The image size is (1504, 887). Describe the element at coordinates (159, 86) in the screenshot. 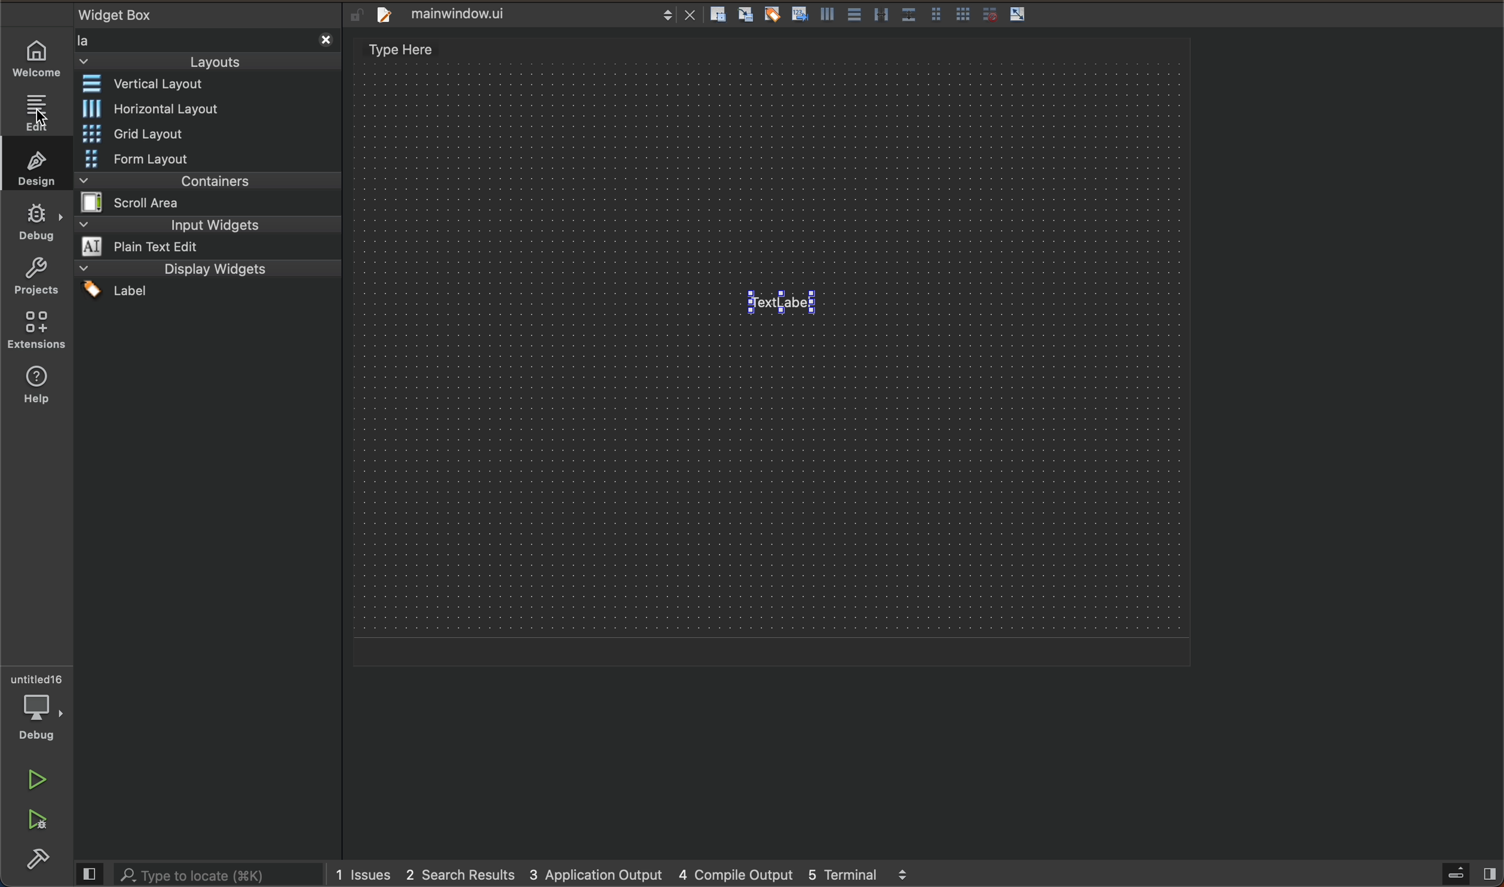

I see `vertical layout` at that location.